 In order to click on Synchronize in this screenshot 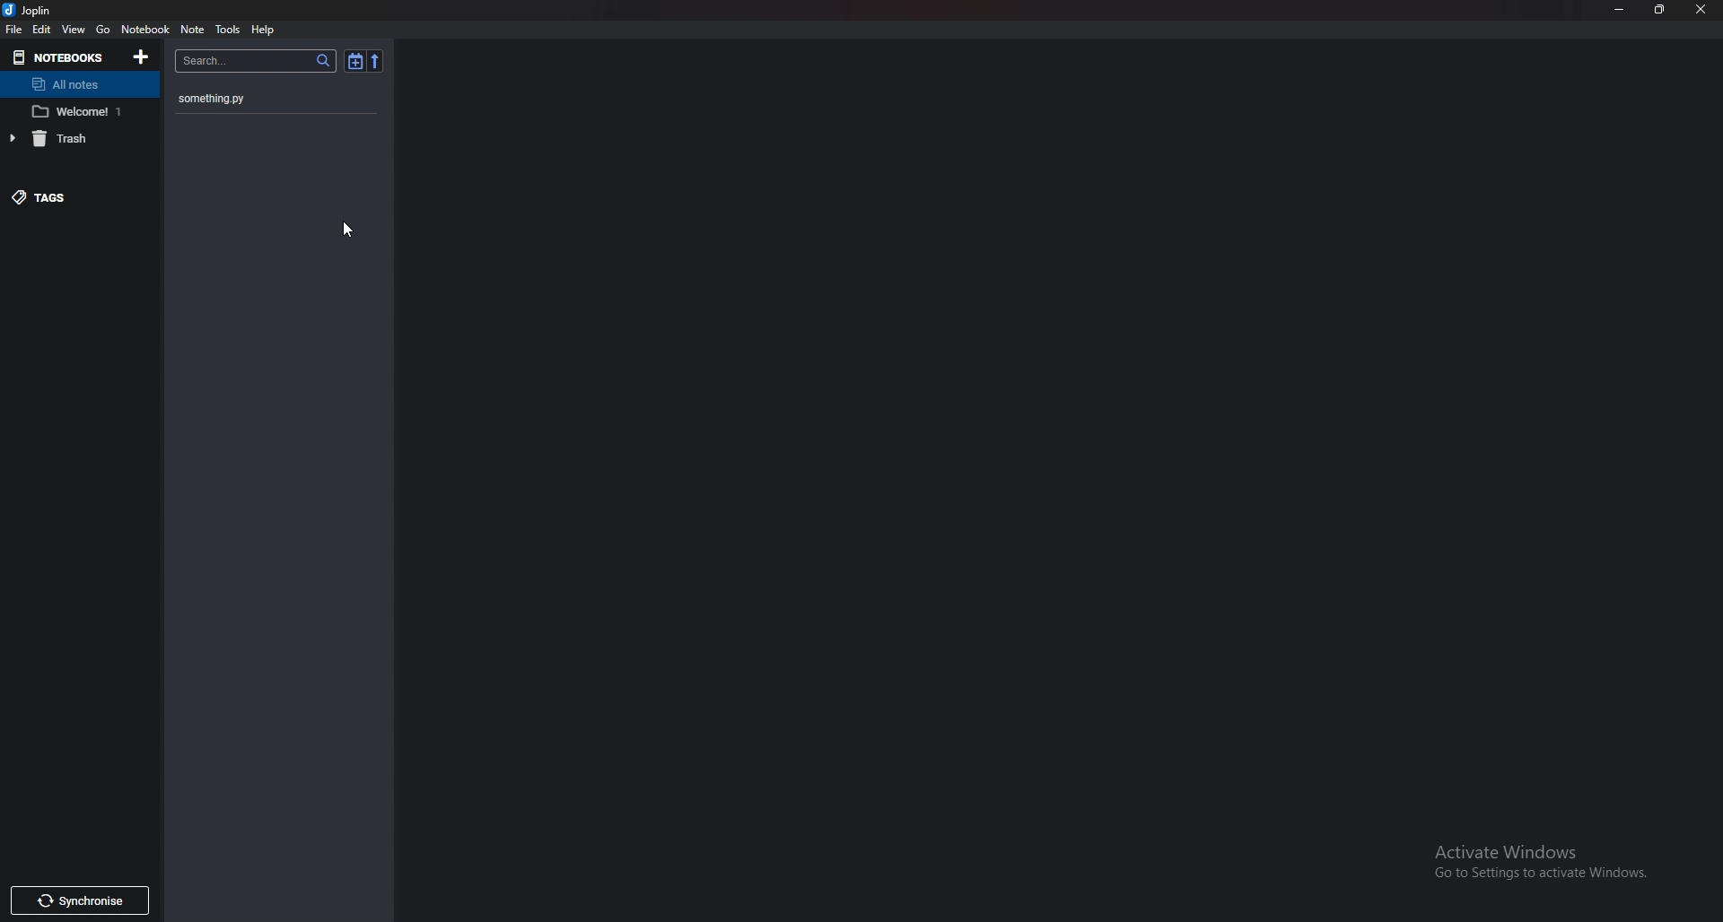, I will do `click(78, 903)`.